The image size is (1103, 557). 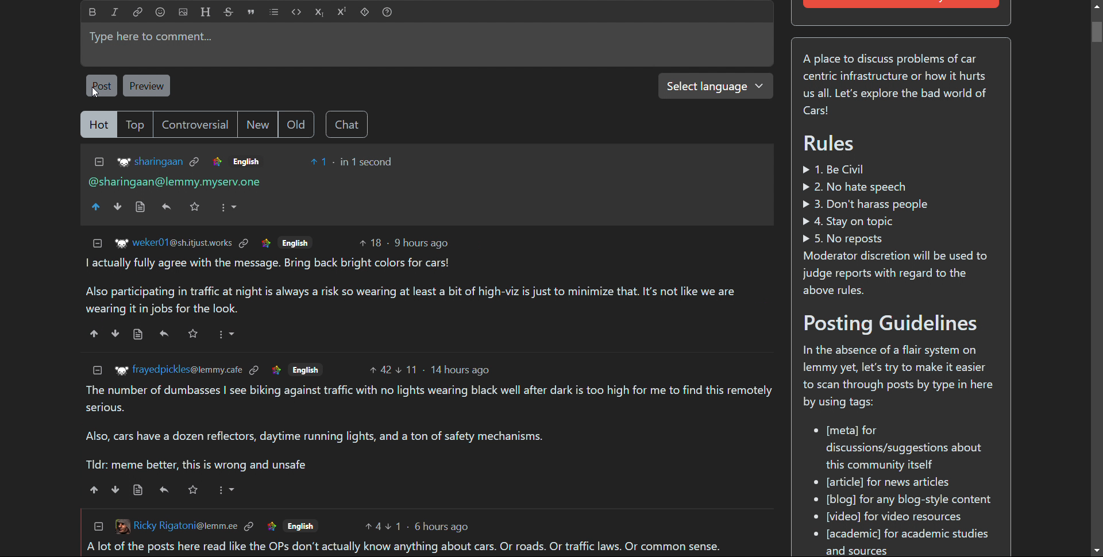 I want to click on downvote, so click(x=116, y=334).